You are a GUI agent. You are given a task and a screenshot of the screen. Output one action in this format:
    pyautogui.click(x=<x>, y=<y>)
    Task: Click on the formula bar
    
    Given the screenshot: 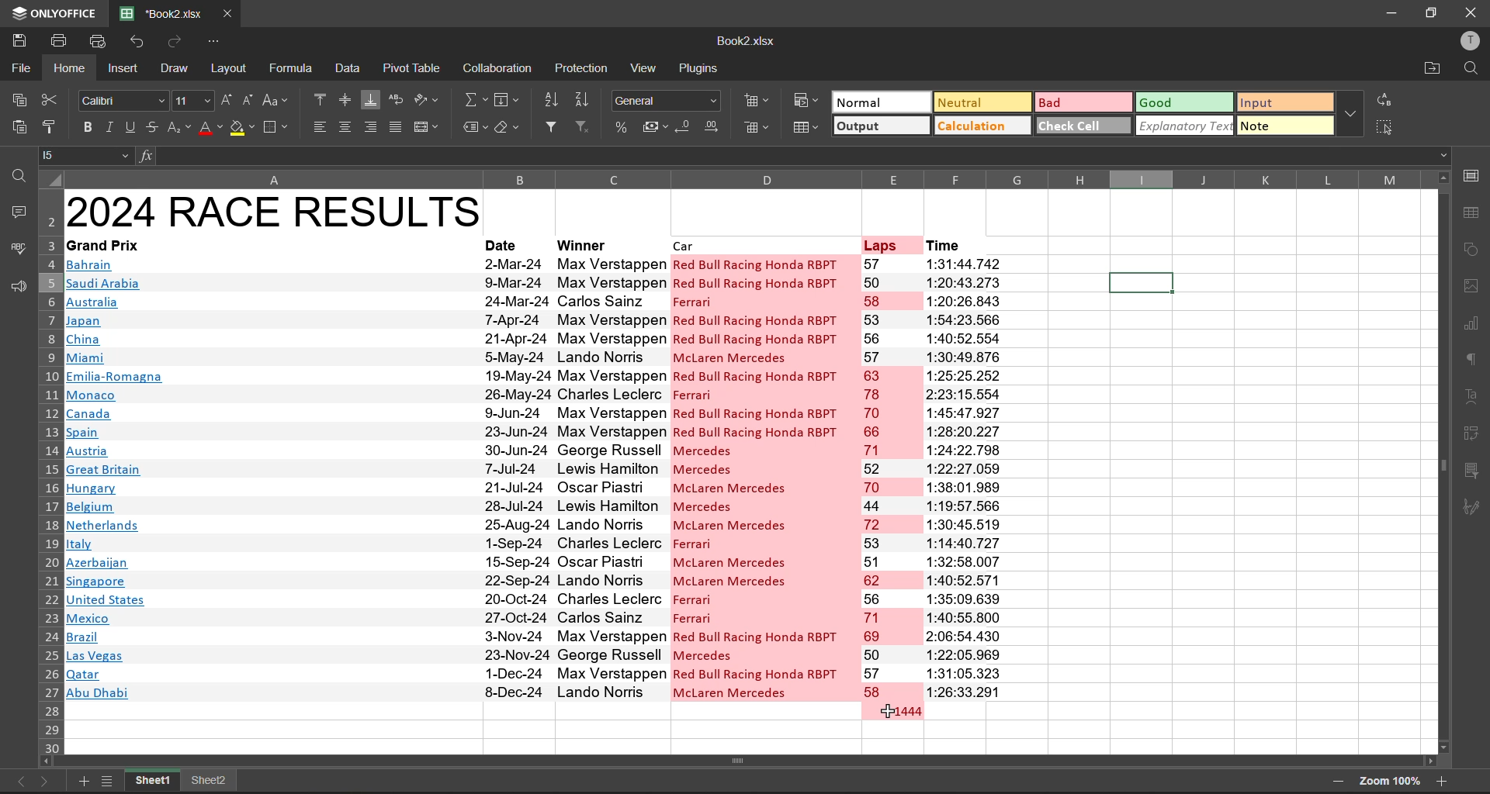 What is the action you would take?
    pyautogui.click(x=805, y=157)
    